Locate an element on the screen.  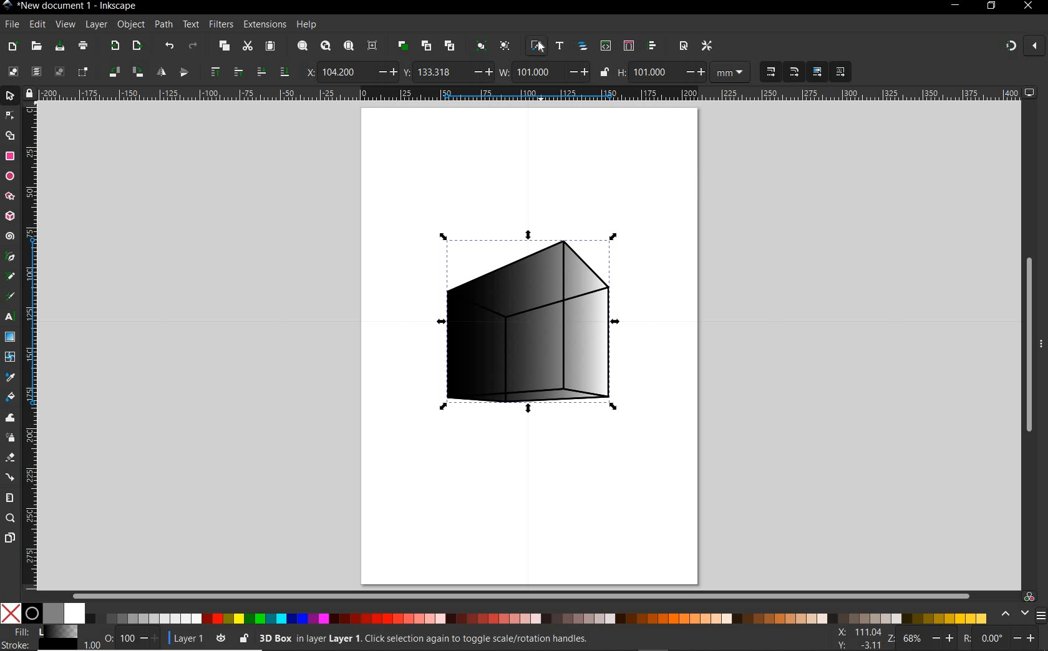
COLOR MODE is located at coordinates (493, 614).